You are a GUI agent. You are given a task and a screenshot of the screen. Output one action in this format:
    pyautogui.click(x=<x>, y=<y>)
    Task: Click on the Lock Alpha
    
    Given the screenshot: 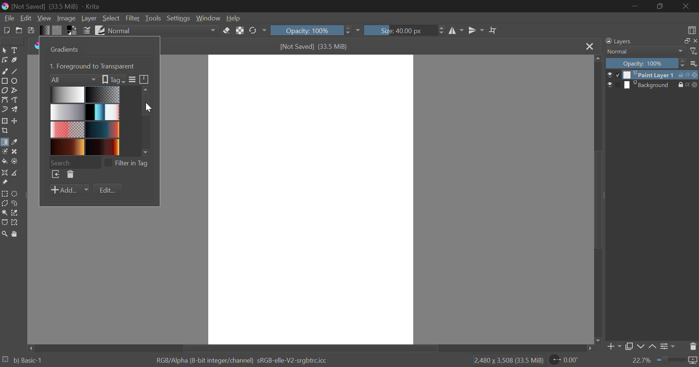 What is the action you would take?
    pyautogui.click(x=240, y=31)
    